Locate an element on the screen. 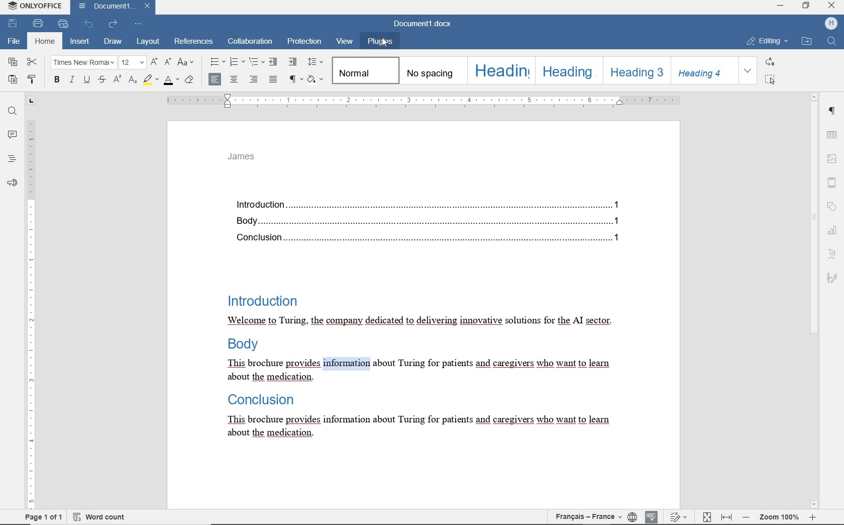 The width and height of the screenshot is (844, 525). BOLD is located at coordinates (57, 80).